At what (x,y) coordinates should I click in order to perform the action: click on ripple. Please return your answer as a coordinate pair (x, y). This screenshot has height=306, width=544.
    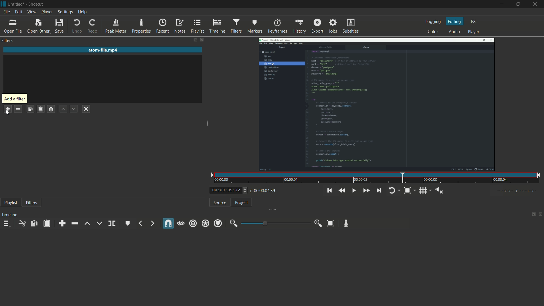
    Looking at the image, I should click on (193, 223).